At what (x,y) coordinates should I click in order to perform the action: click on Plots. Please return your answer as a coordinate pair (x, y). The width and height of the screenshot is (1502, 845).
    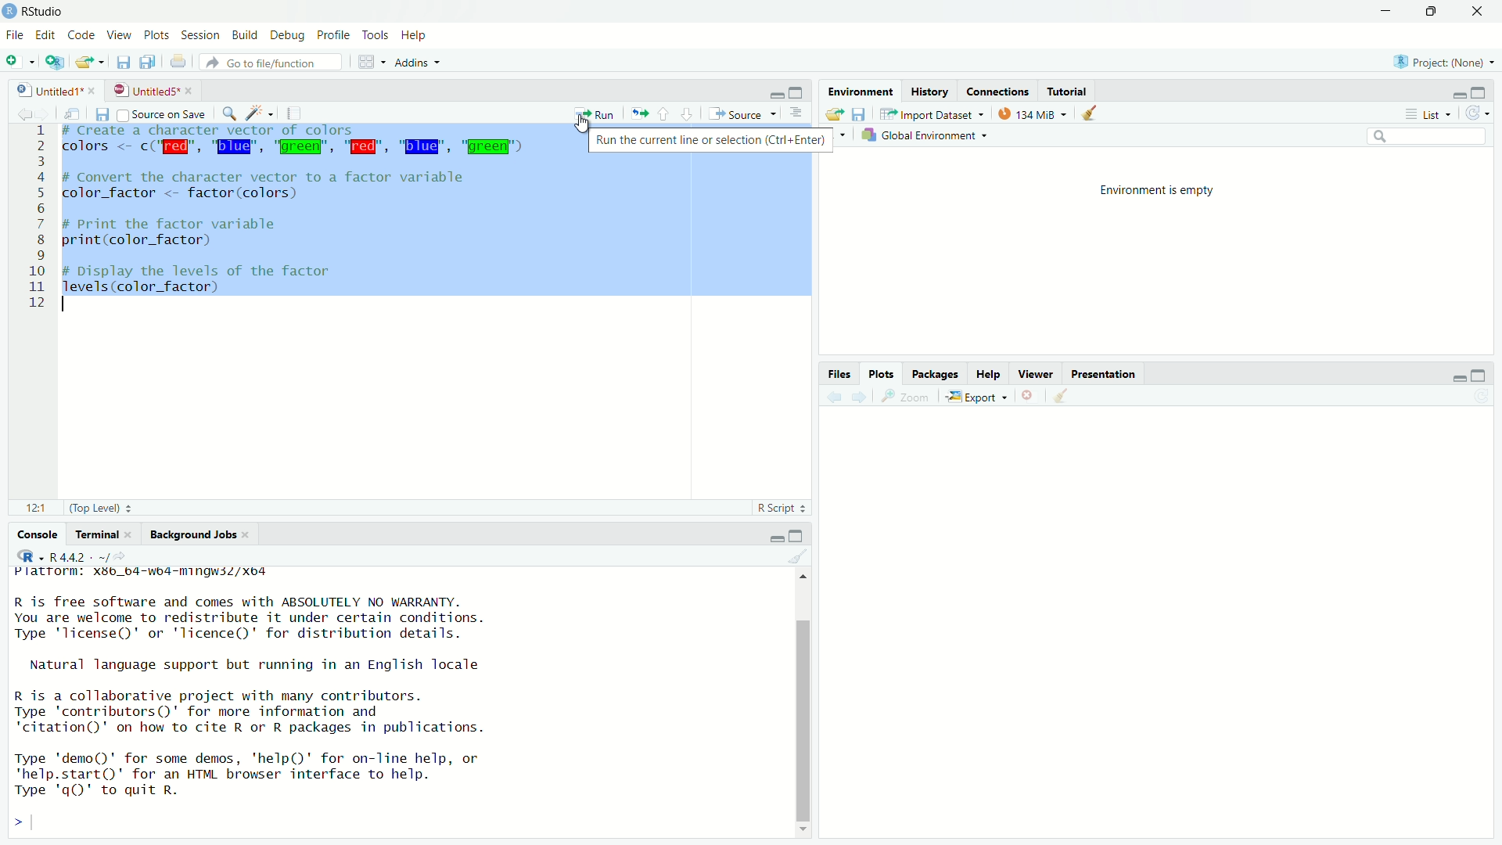
    Looking at the image, I should click on (882, 371).